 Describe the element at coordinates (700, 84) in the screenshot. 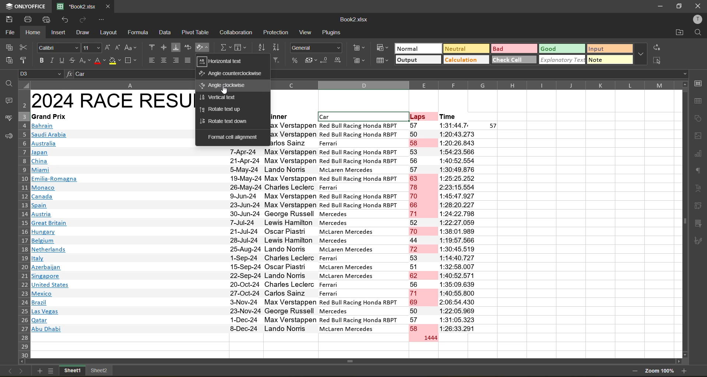

I see `call settings` at that location.